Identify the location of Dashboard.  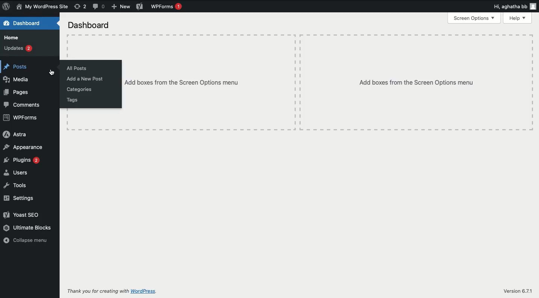
(26, 24).